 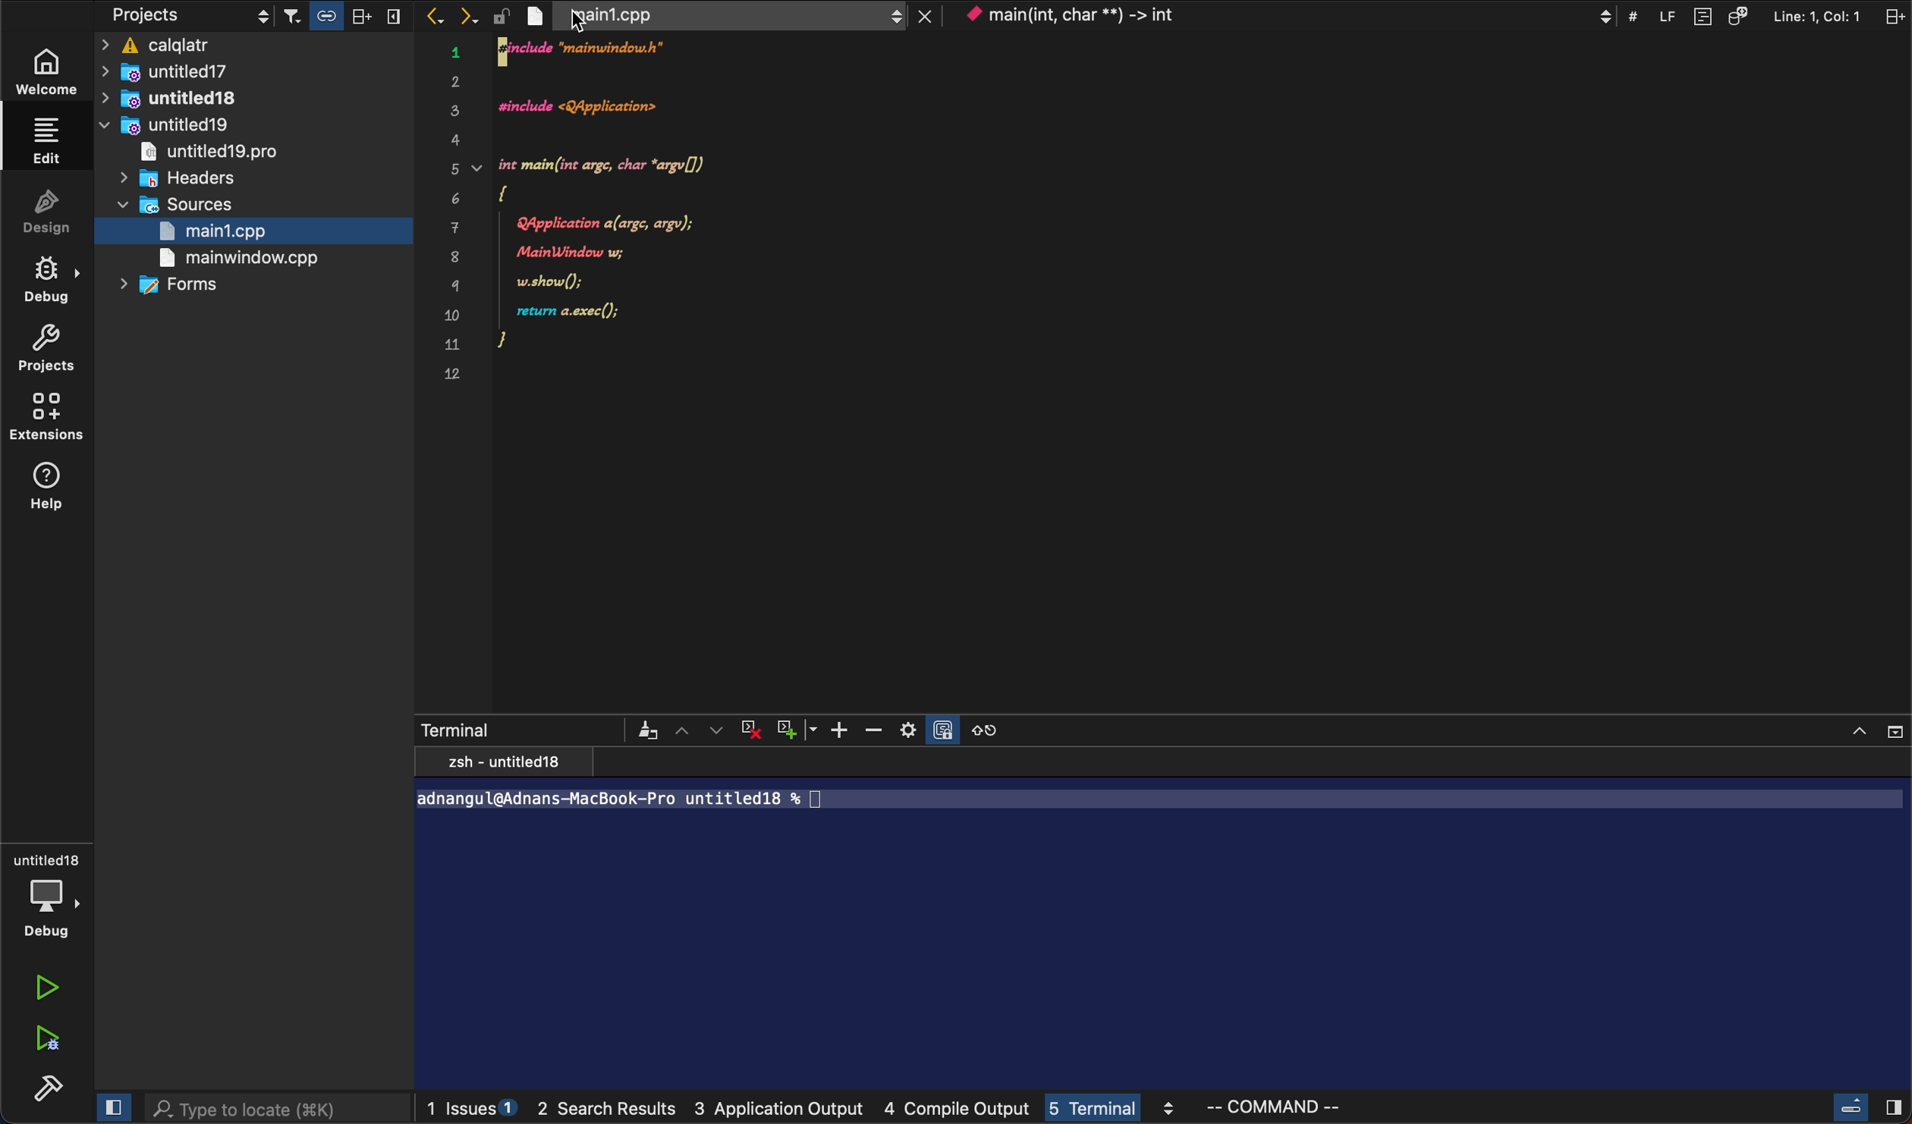 I want to click on zoom out, so click(x=877, y=730).